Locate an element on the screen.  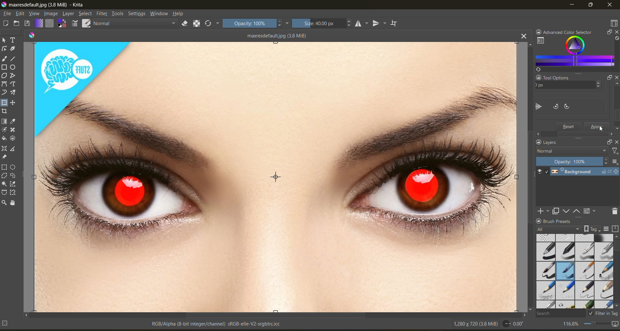
metadata is located at coordinates (143, 324).